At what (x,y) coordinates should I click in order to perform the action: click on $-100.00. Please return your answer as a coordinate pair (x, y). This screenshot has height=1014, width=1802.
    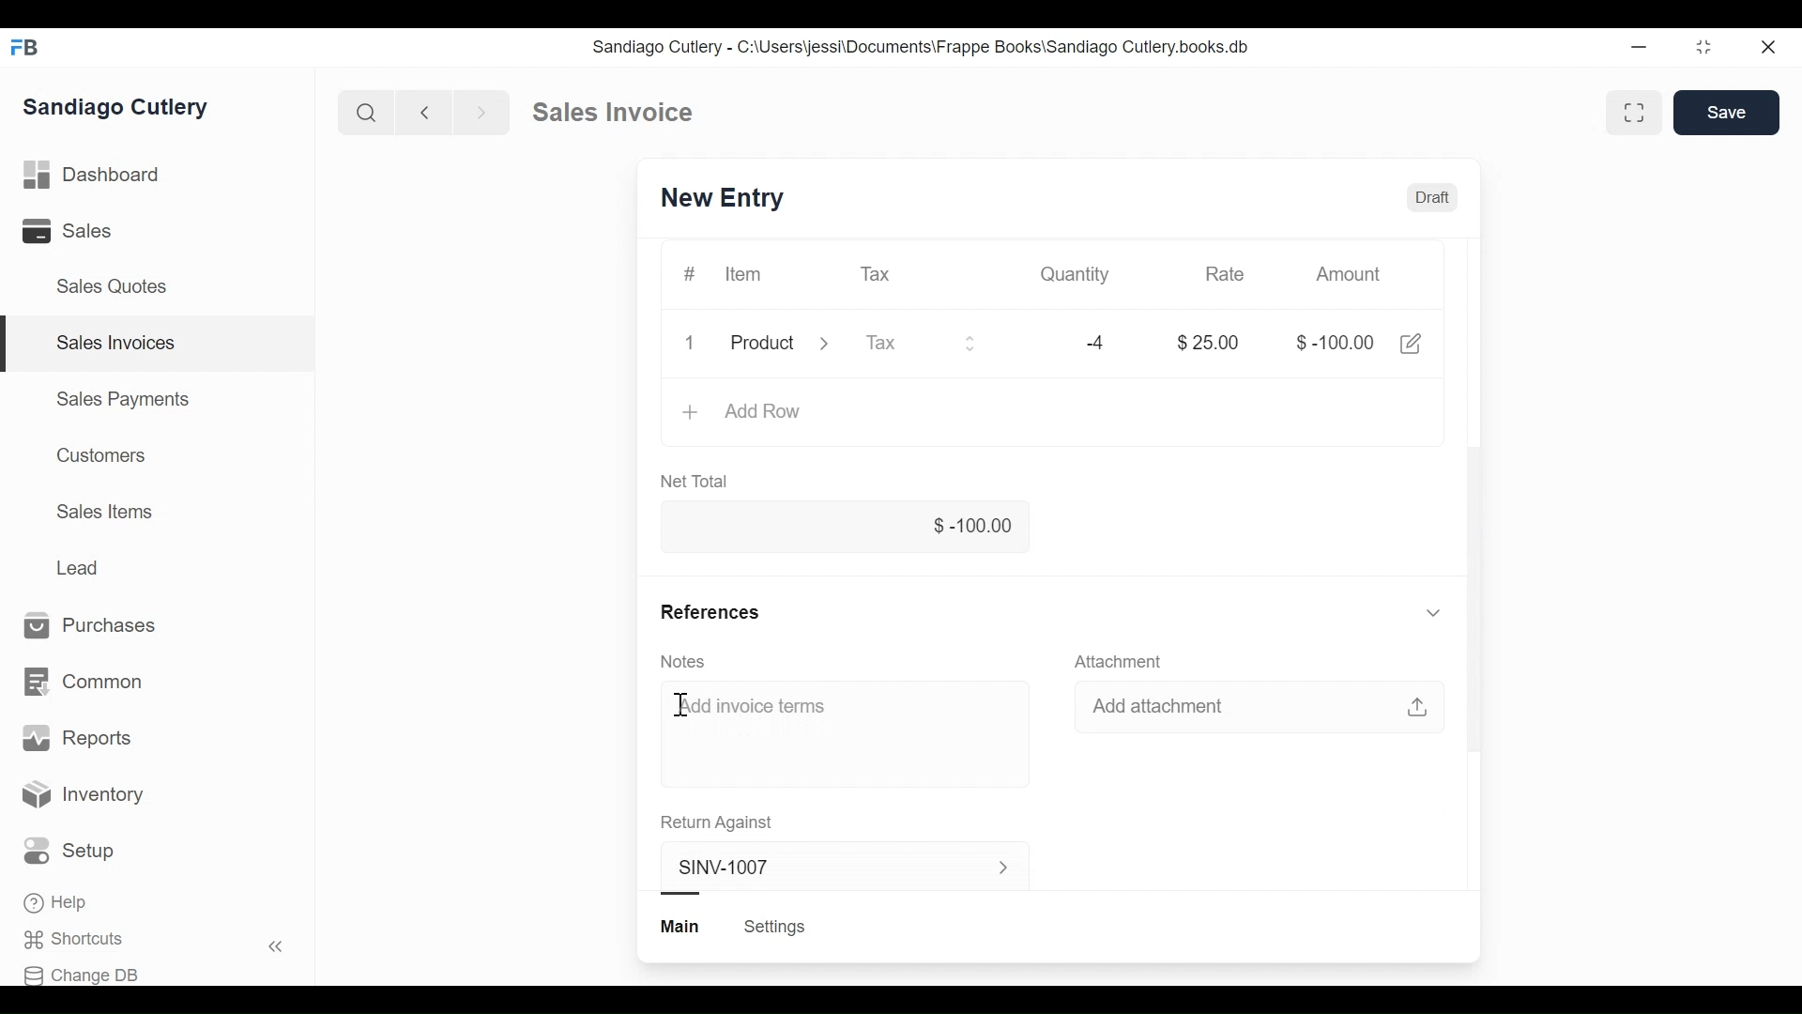
    Looking at the image, I should click on (844, 528).